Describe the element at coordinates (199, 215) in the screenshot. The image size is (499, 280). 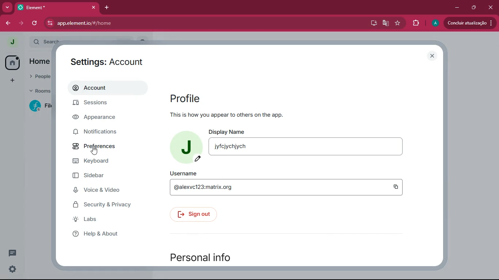
I see `sign out` at that location.